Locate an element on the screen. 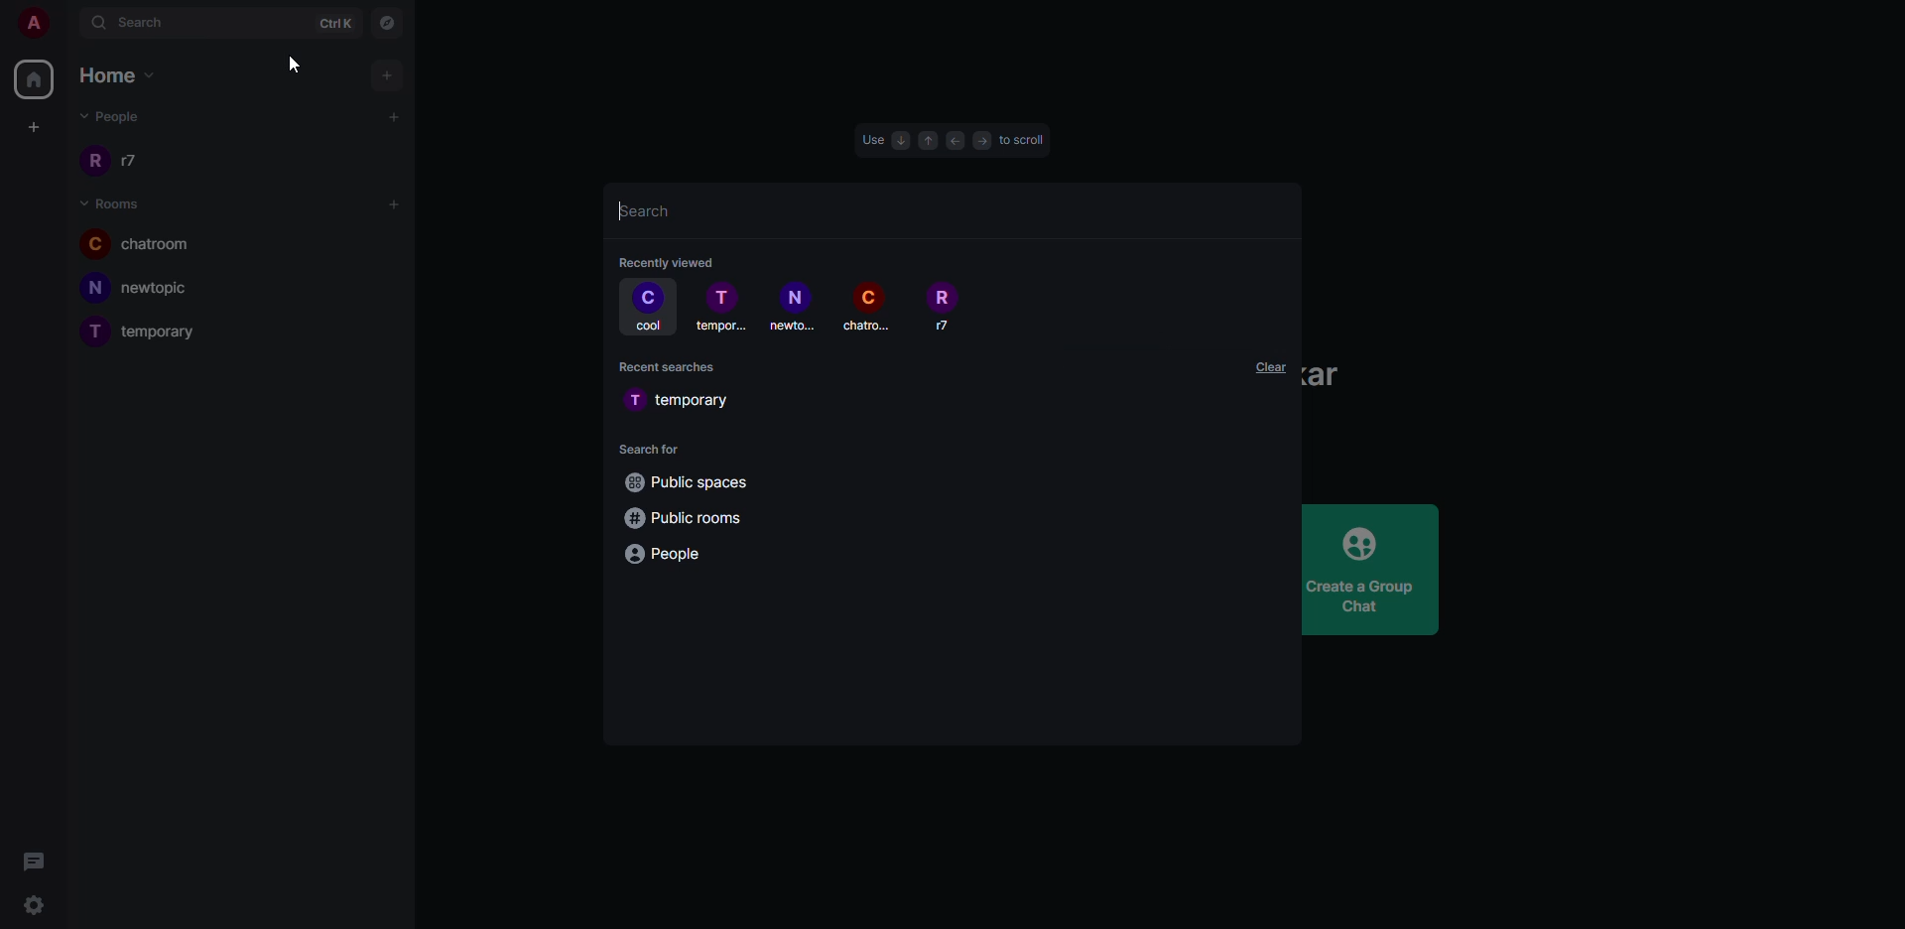 Image resolution: width=1905 pixels, height=929 pixels. room is located at coordinates (140, 243).